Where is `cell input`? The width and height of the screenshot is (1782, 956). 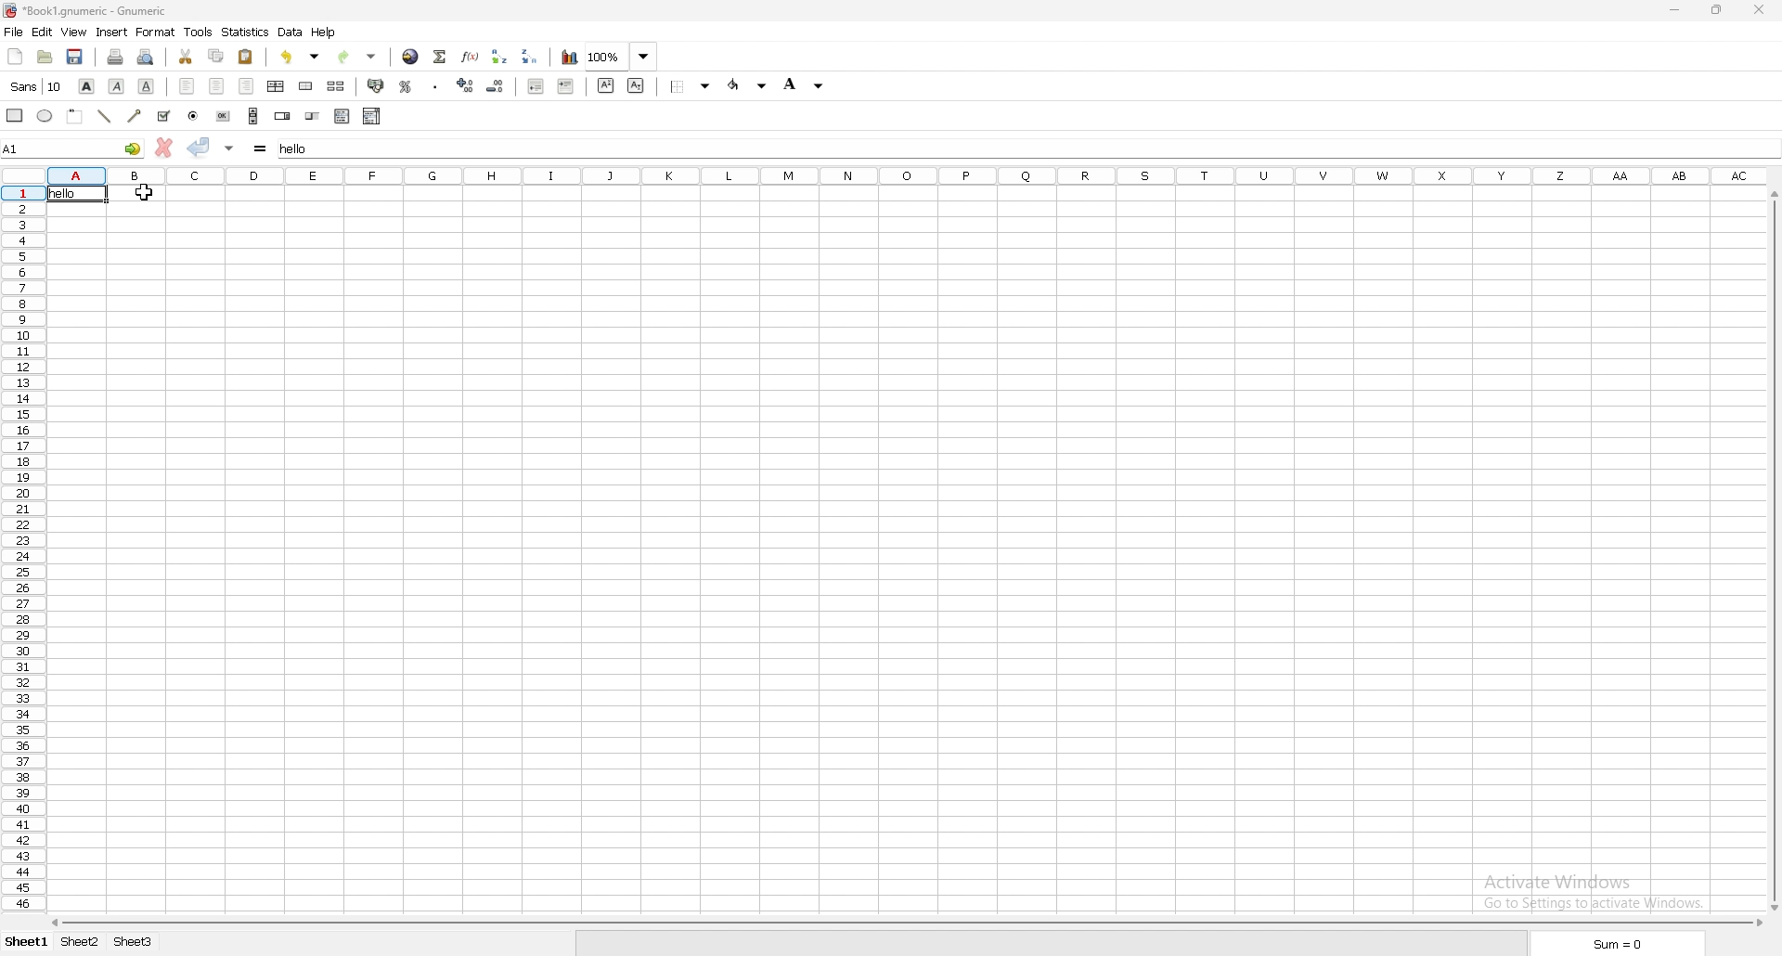 cell input is located at coordinates (1020, 148).